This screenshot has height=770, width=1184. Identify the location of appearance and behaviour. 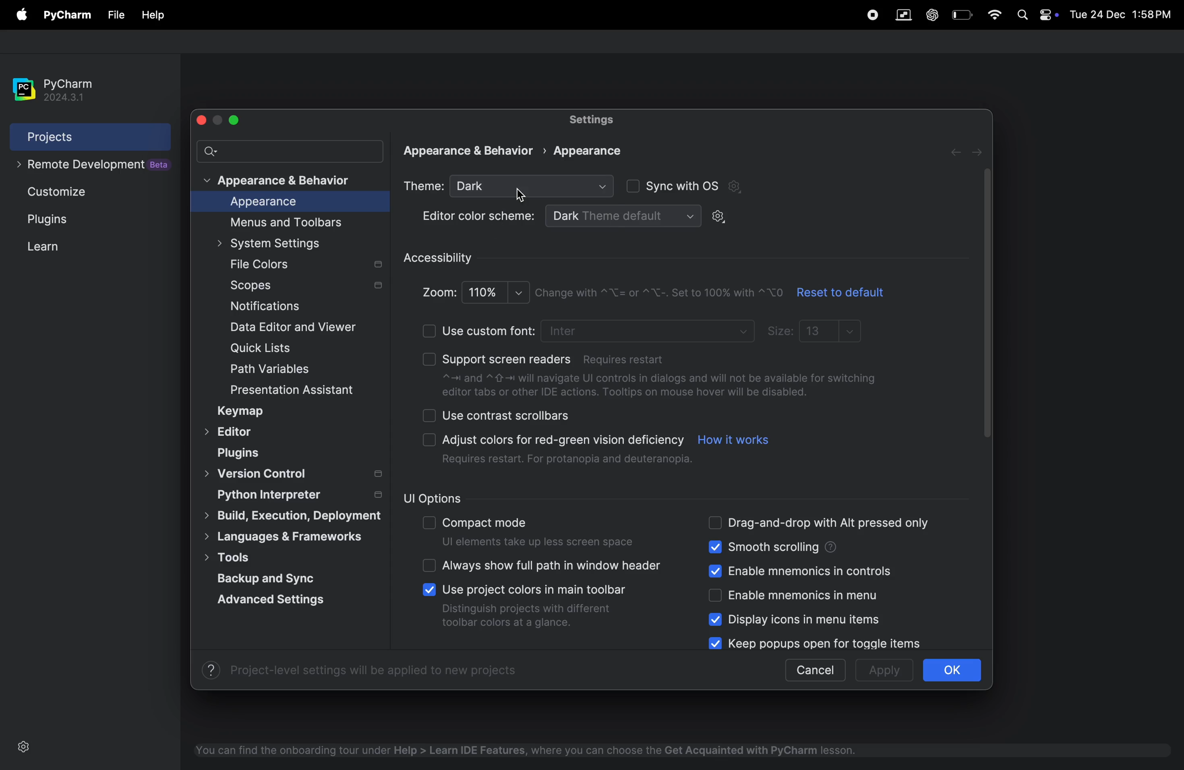
(287, 182).